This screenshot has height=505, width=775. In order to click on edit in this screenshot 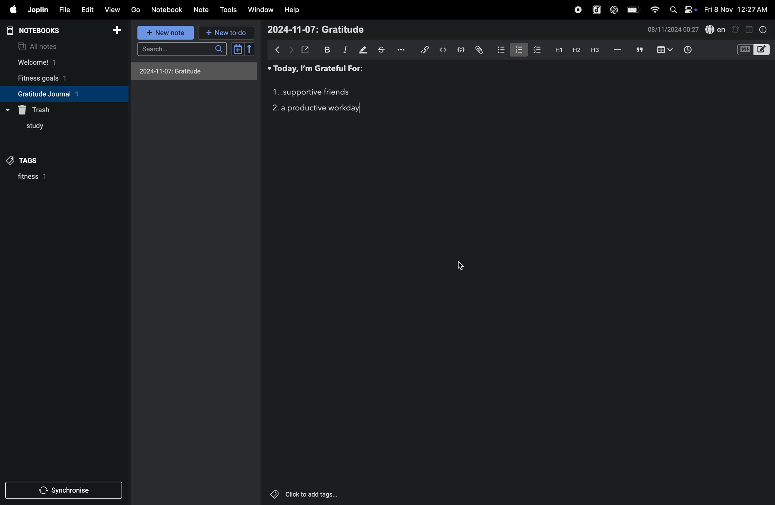, I will do `click(87, 10)`.